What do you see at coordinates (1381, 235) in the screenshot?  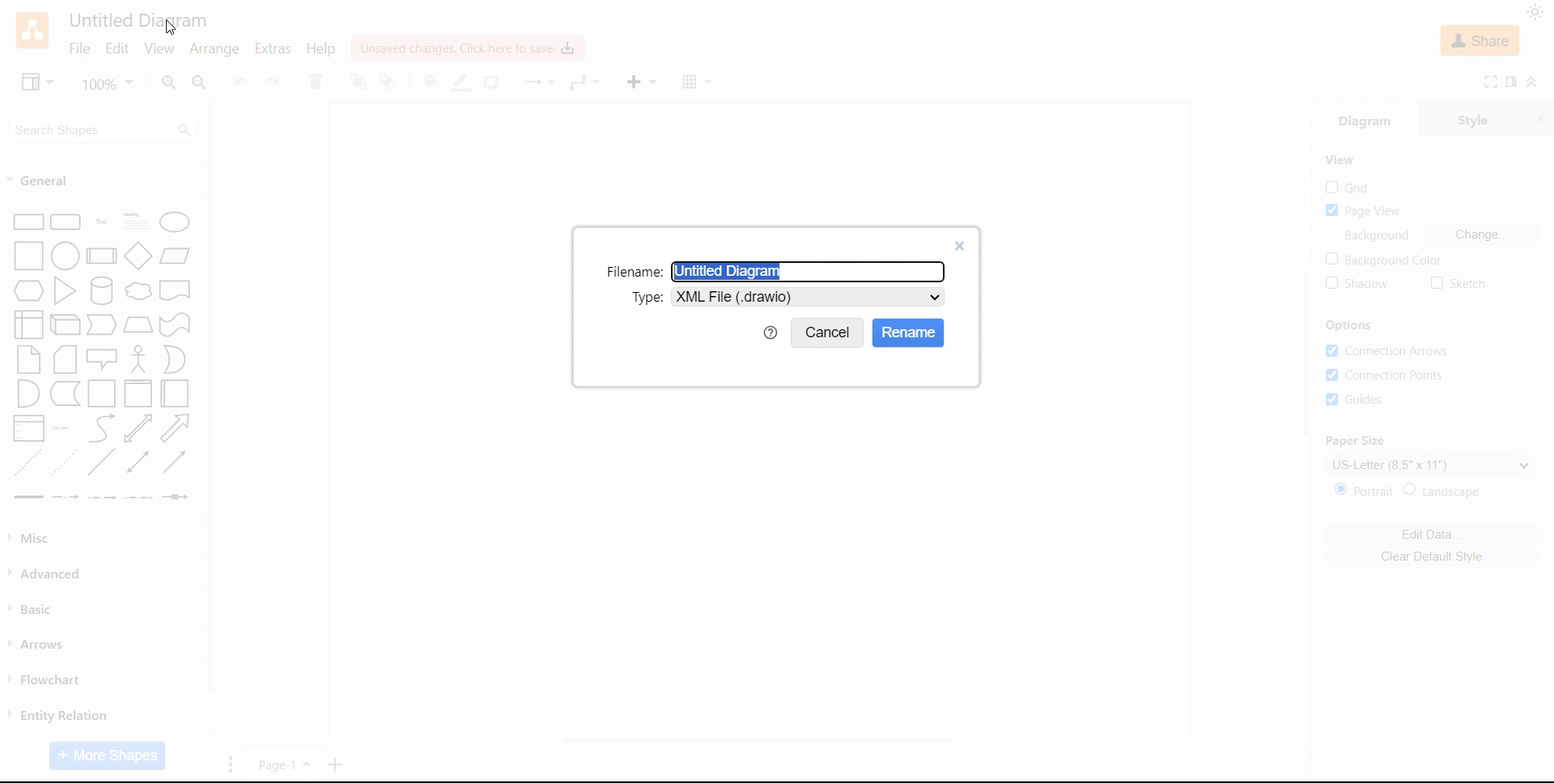 I see `text` at bounding box center [1381, 235].